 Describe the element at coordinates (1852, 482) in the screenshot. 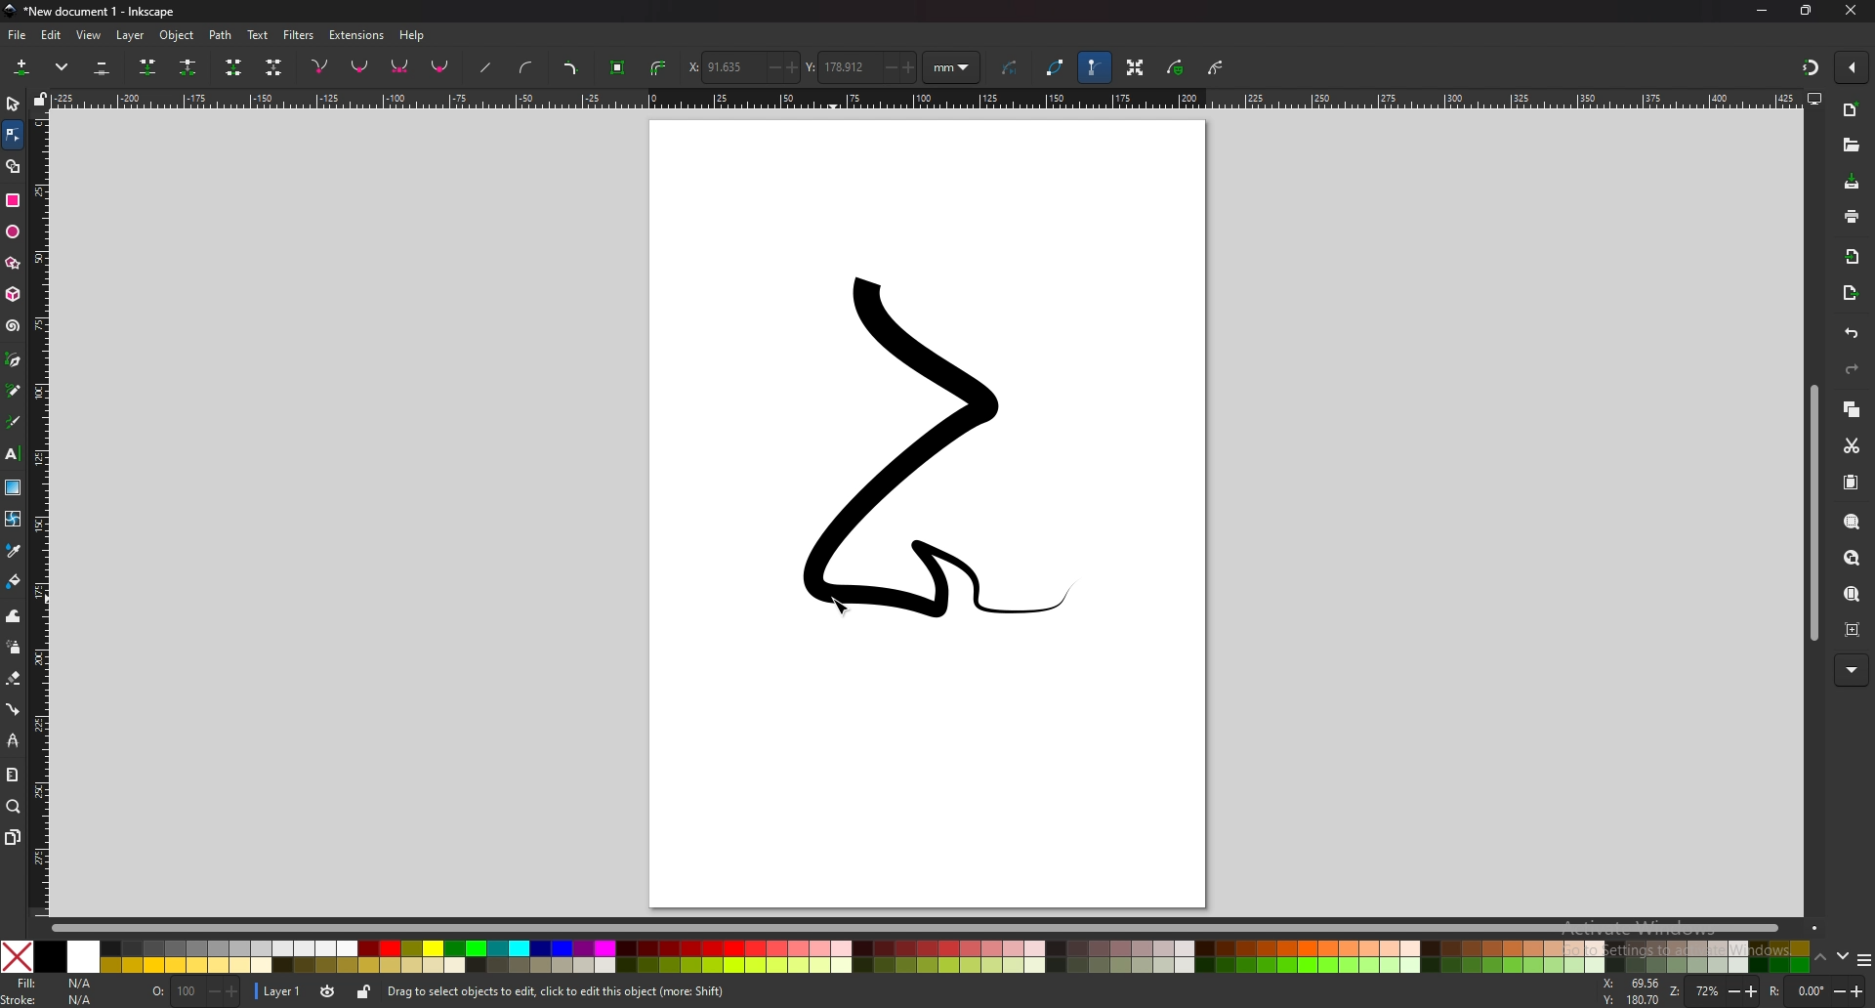

I see `paste` at that location.